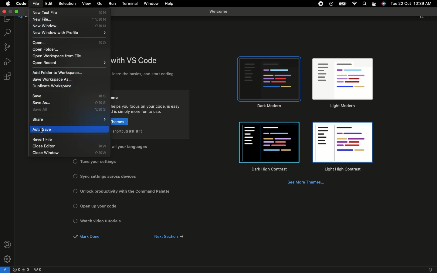 This screenshot has width=437, height=273. Describe the element at coordinates (342, 148) in the screenshot. I see `Light high contrast` at that location.